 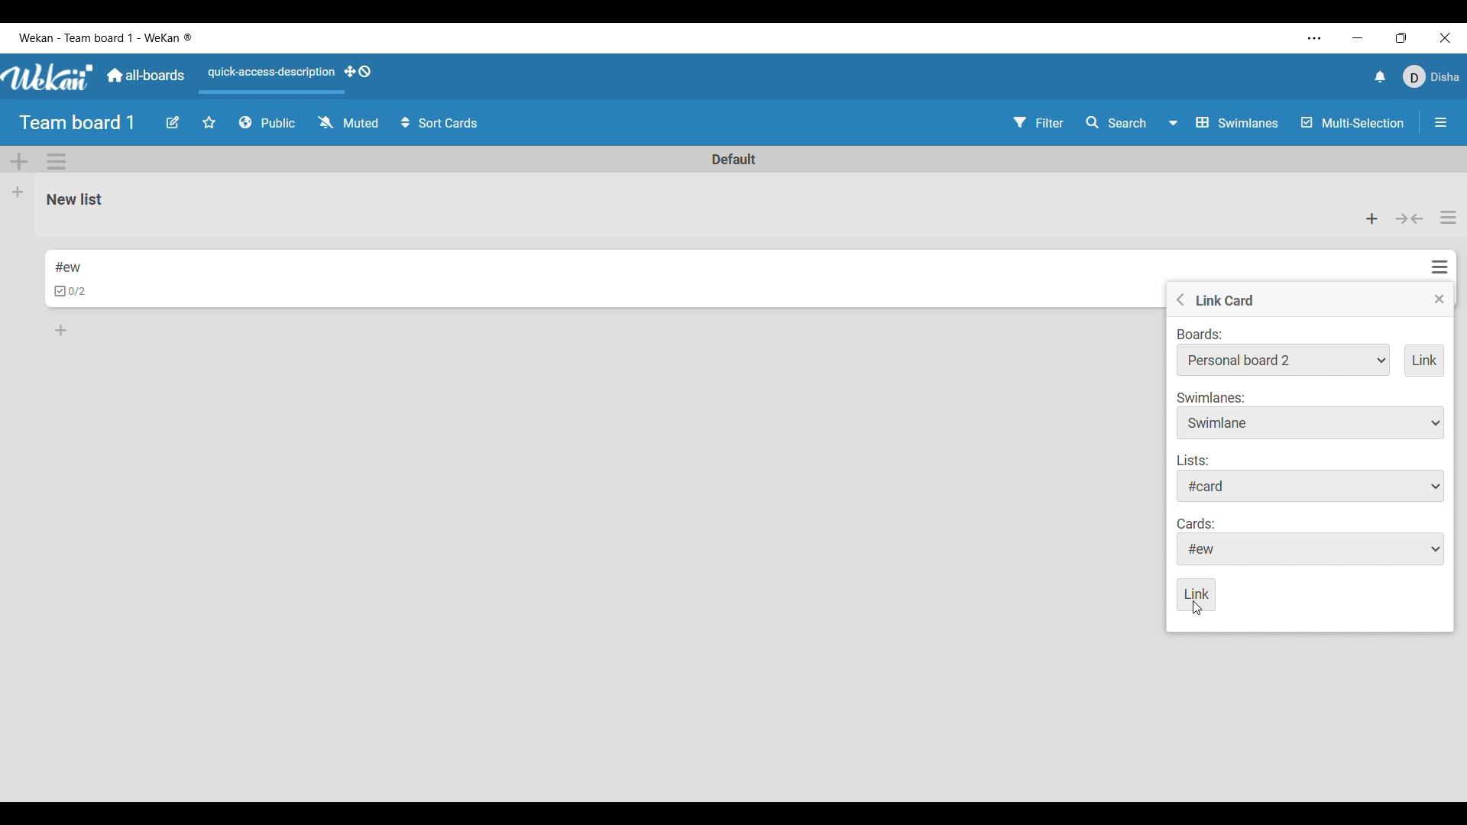 I want to click on List options, so click(x=1311, y=486).